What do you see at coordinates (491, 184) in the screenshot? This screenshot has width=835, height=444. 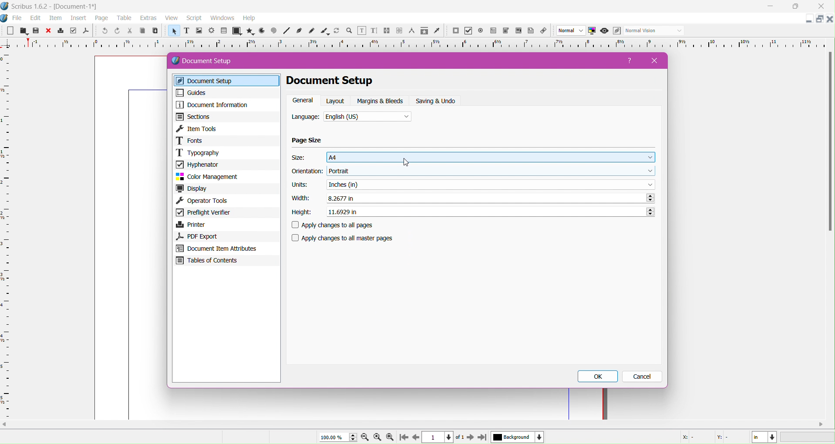 I see `Select the required Unit` at bounding box center [491, 184].